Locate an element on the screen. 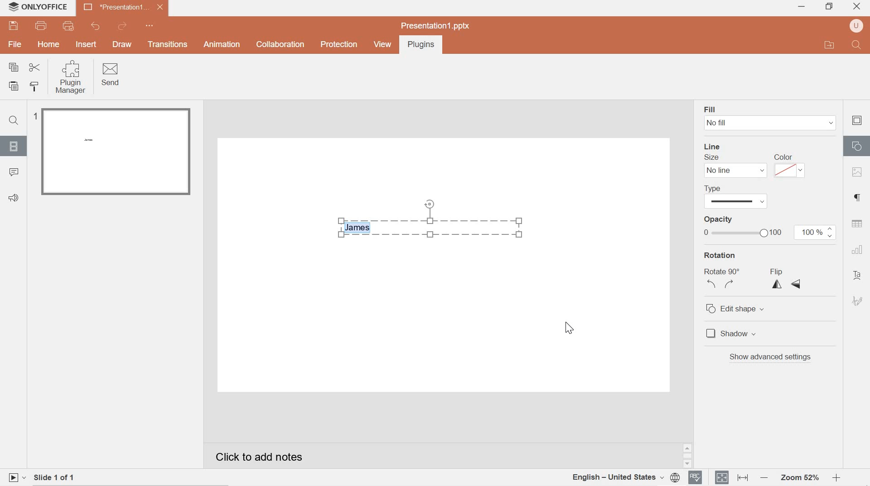 The image size is (870, 486). line type is located at coordinates (734, 195).